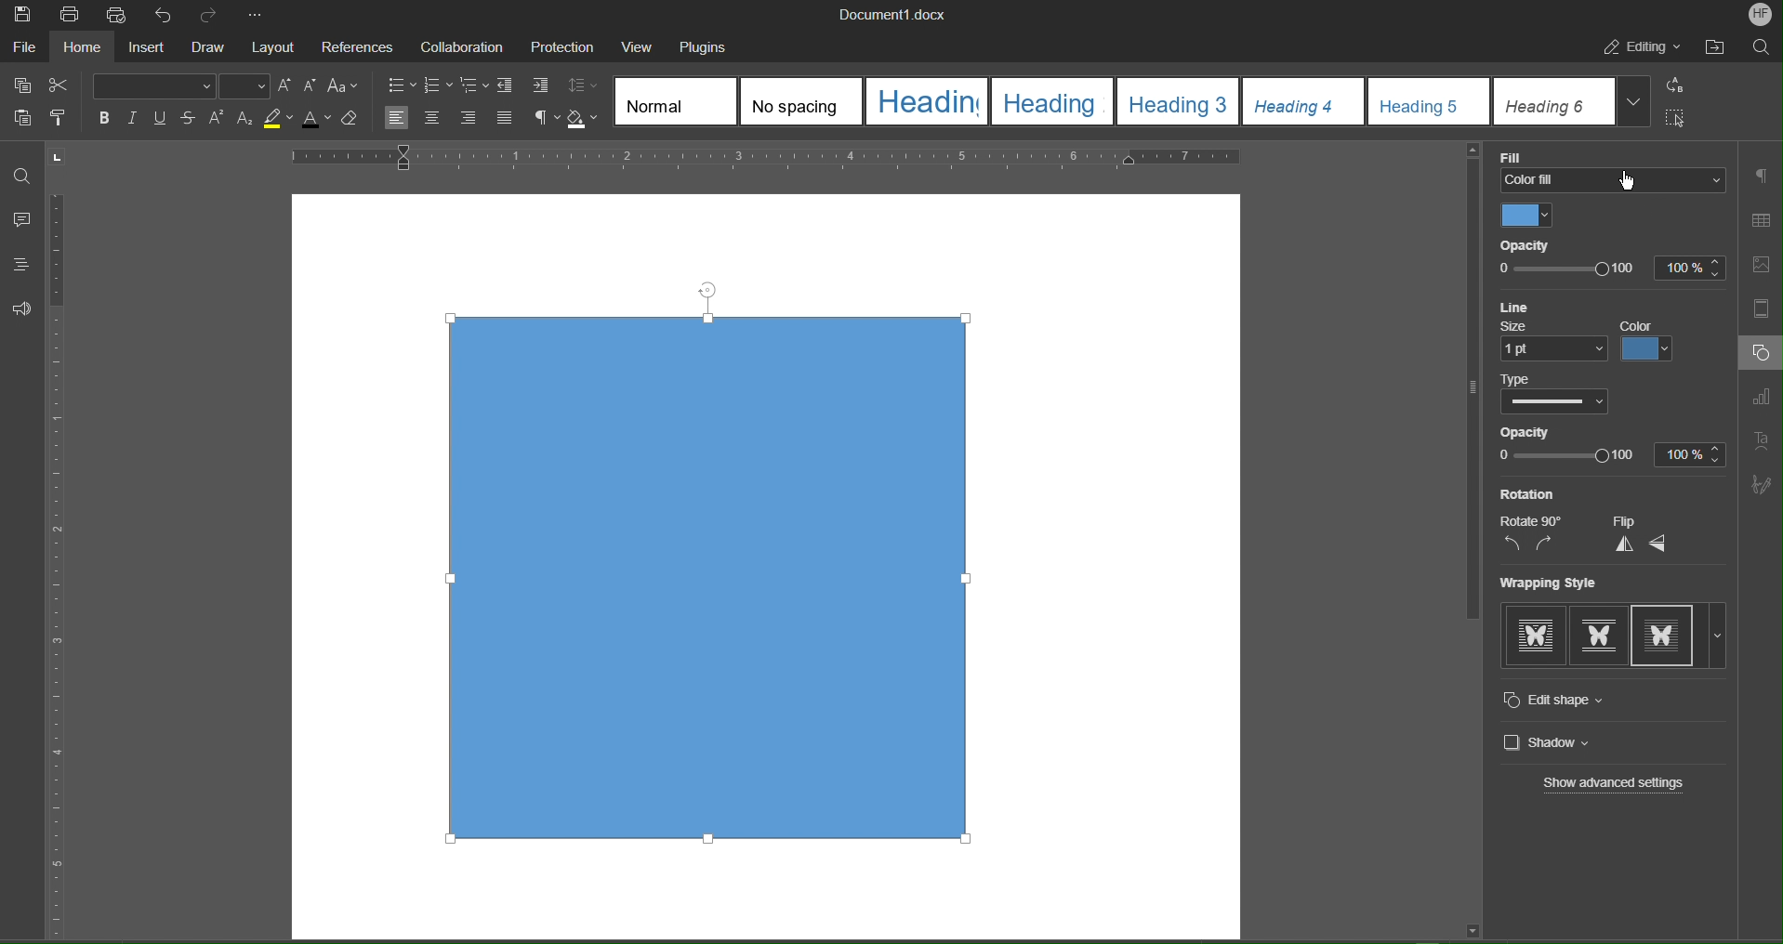 The width and height of the screenshot is (1783, 944). I want to click on Heading 5, so click(1429, 101).